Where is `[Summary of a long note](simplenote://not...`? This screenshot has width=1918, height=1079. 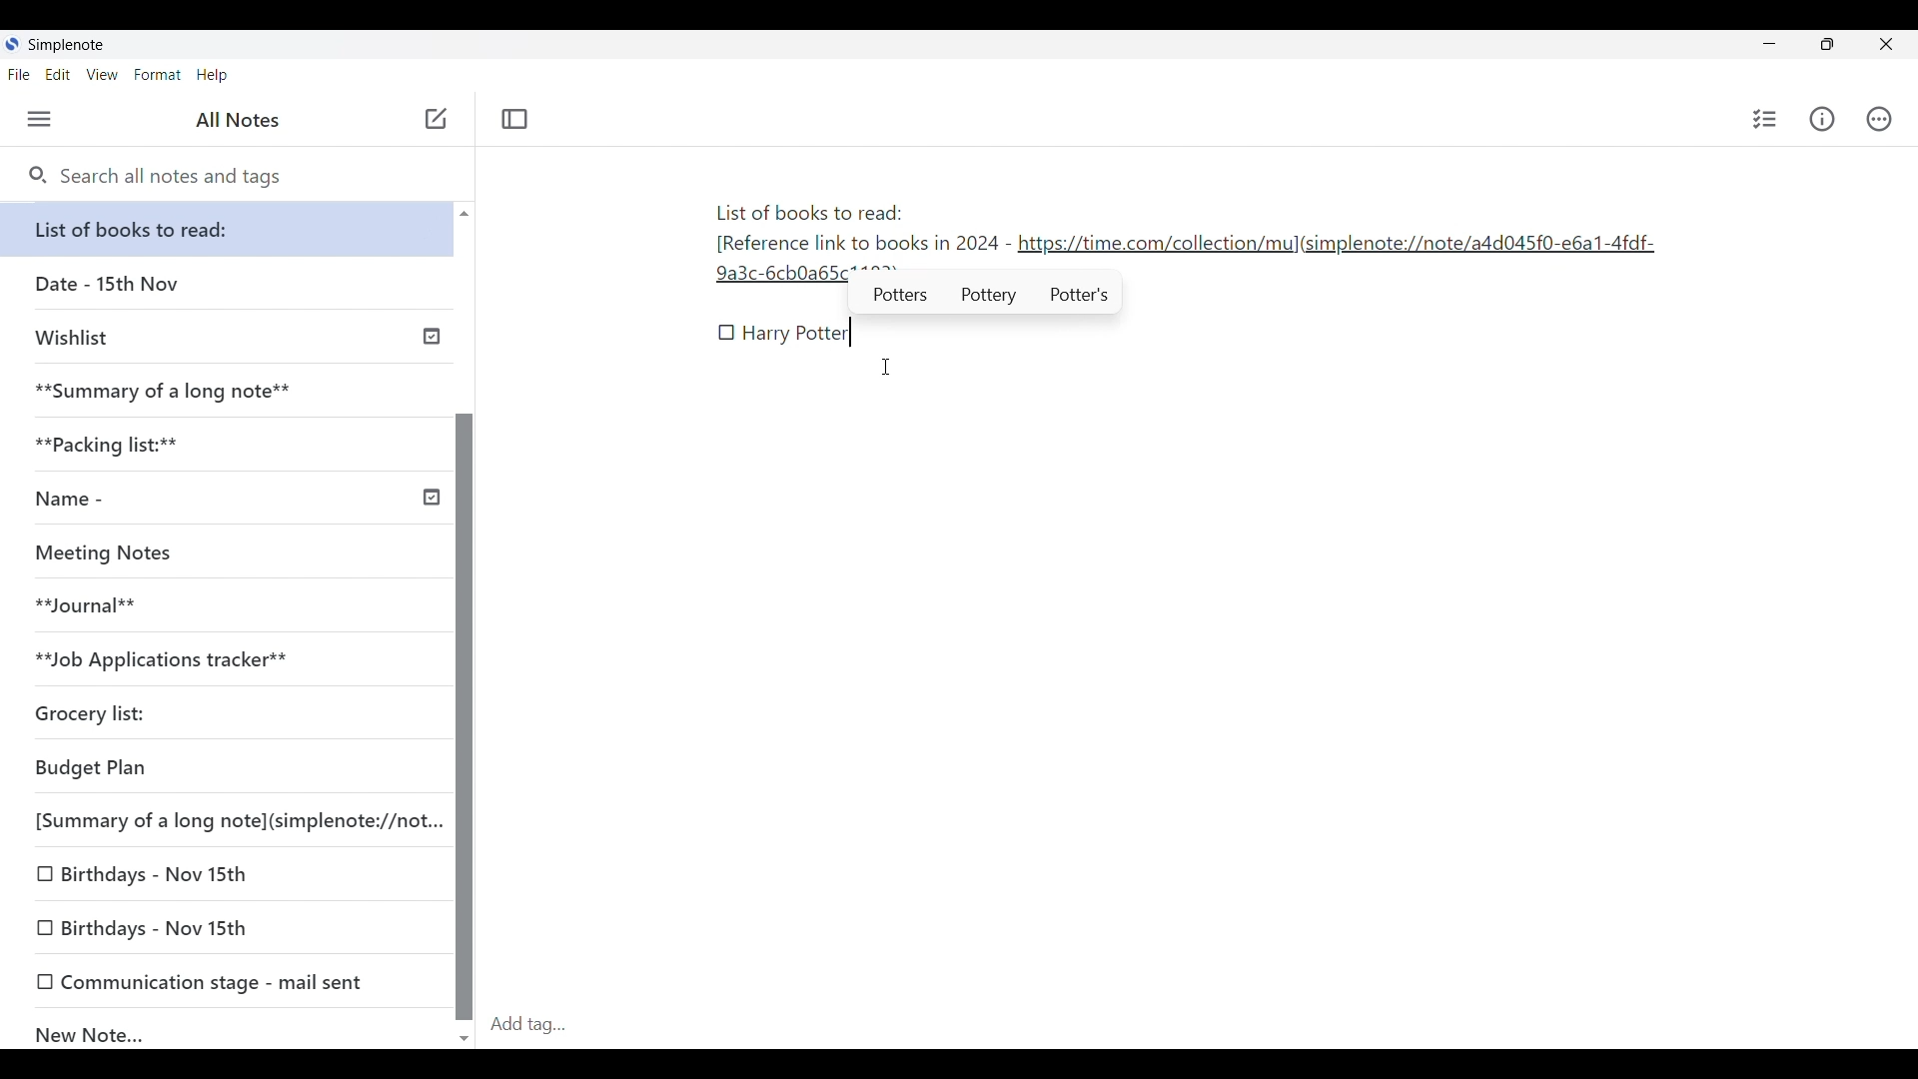
[Summary of a long note](simplenote://not... is located at coordinates (233, 820).